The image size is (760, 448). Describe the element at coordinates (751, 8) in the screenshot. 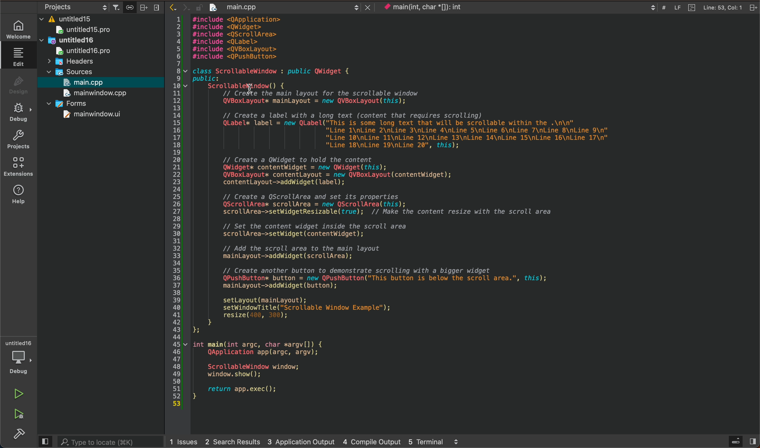

I see `close` at that location.